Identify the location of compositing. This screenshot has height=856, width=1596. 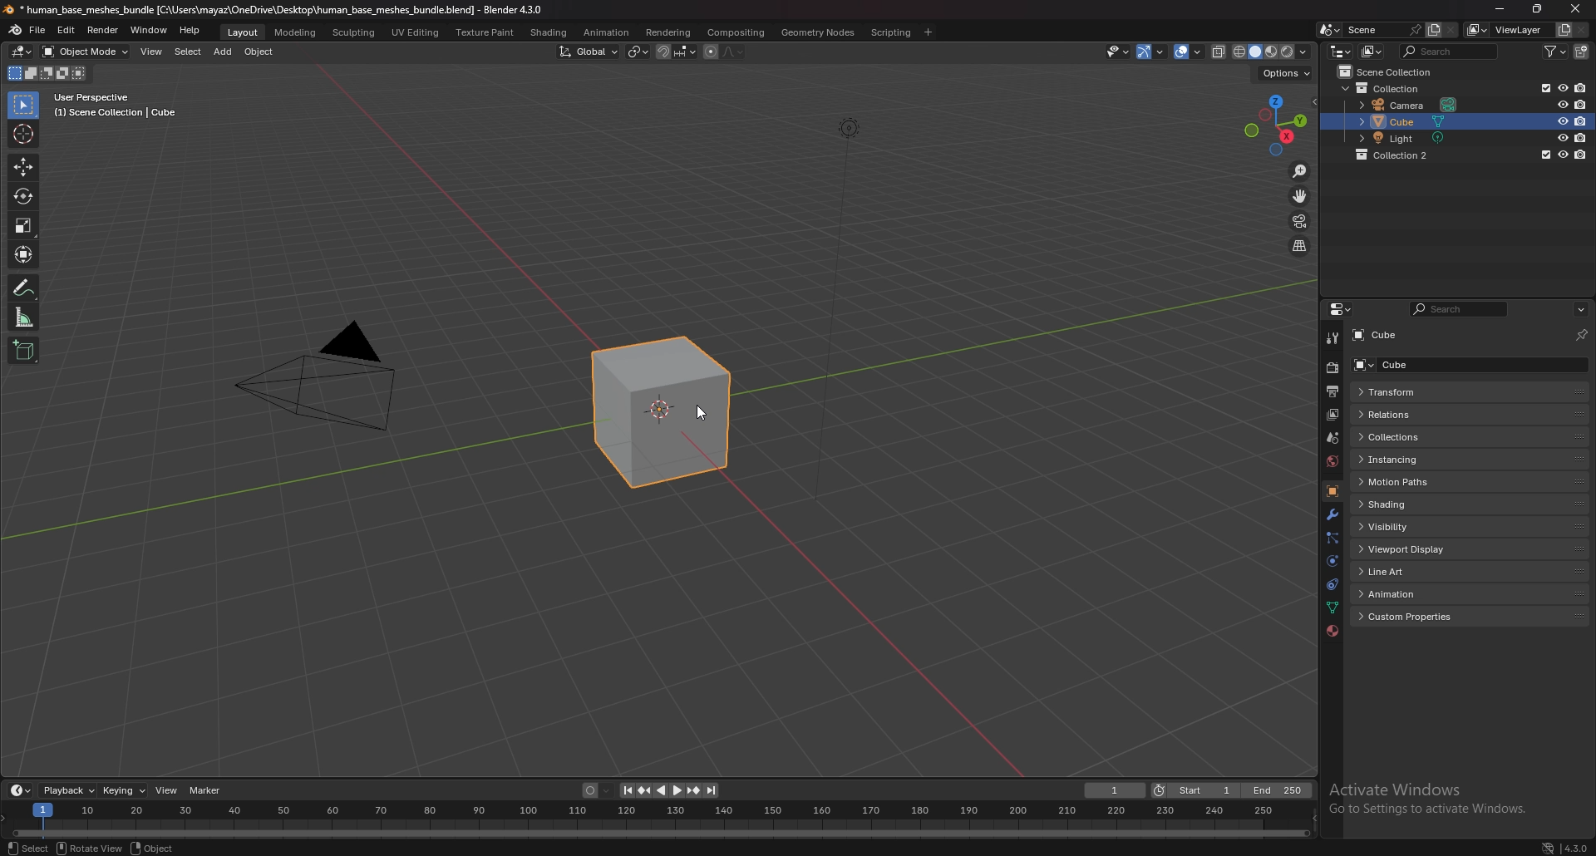
(736, 33).